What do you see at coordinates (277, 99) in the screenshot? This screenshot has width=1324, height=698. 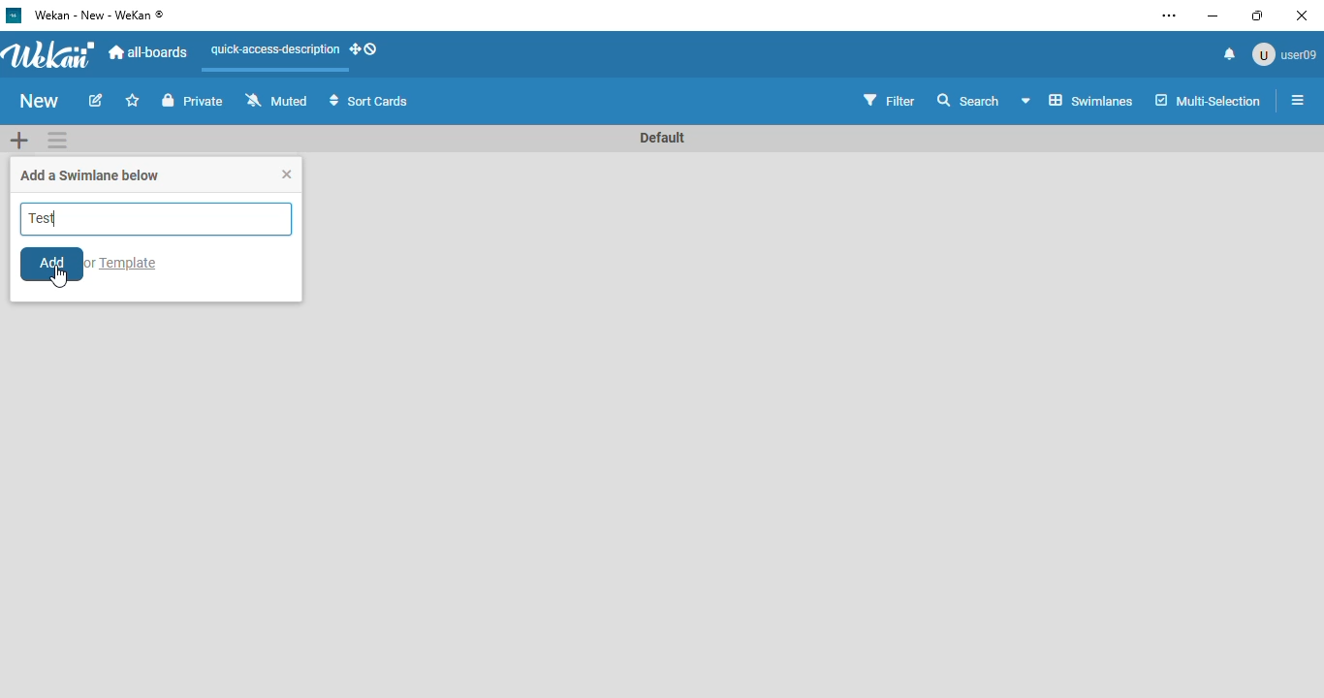 I see `muted` at bounding box center [277, 99].